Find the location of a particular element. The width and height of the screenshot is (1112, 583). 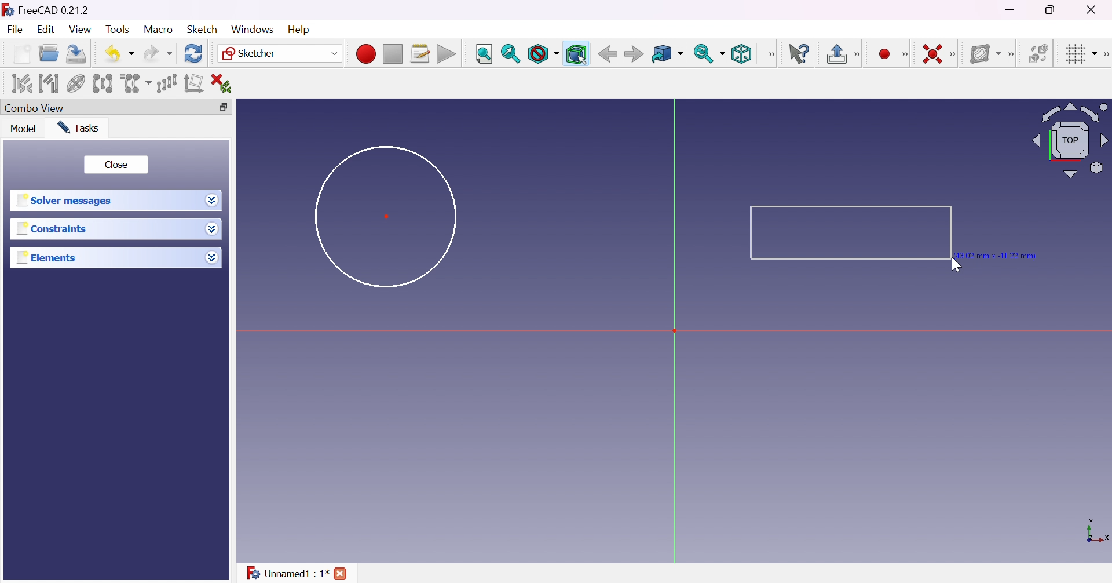

Restore down is located at coordinates (1052, 10).